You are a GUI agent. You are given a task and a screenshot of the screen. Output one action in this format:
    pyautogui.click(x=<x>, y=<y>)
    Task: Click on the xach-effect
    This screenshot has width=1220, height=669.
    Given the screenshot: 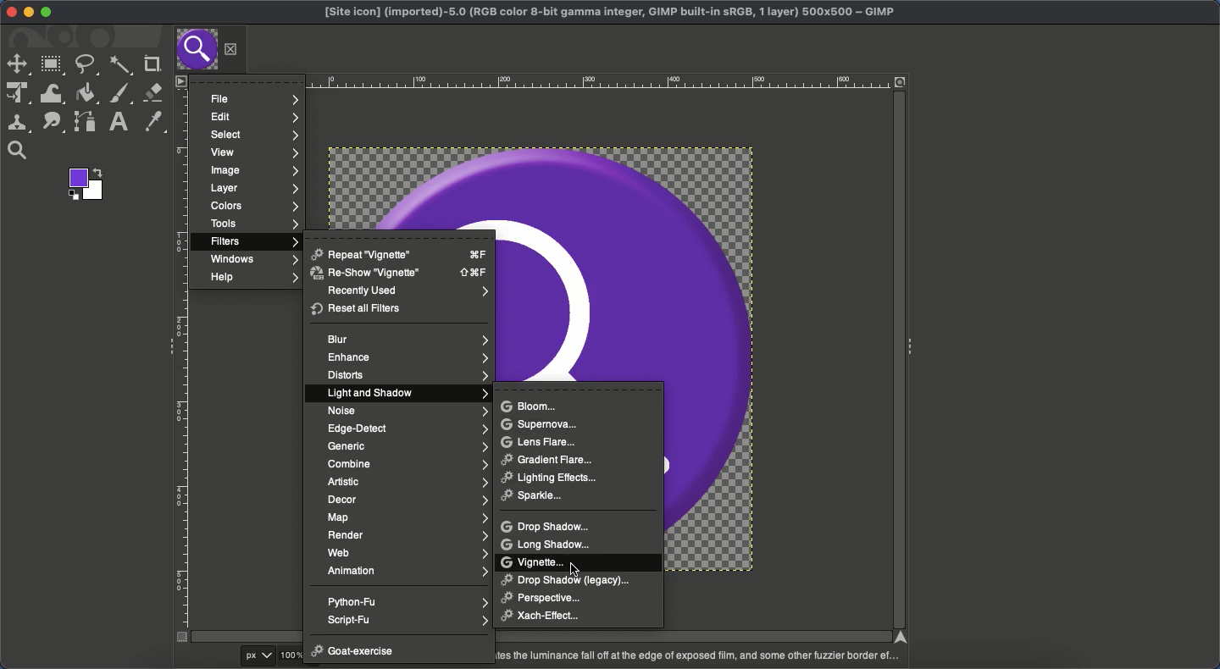 What is the action you would take?
    pyautogui.click(x=547, y=616)
    